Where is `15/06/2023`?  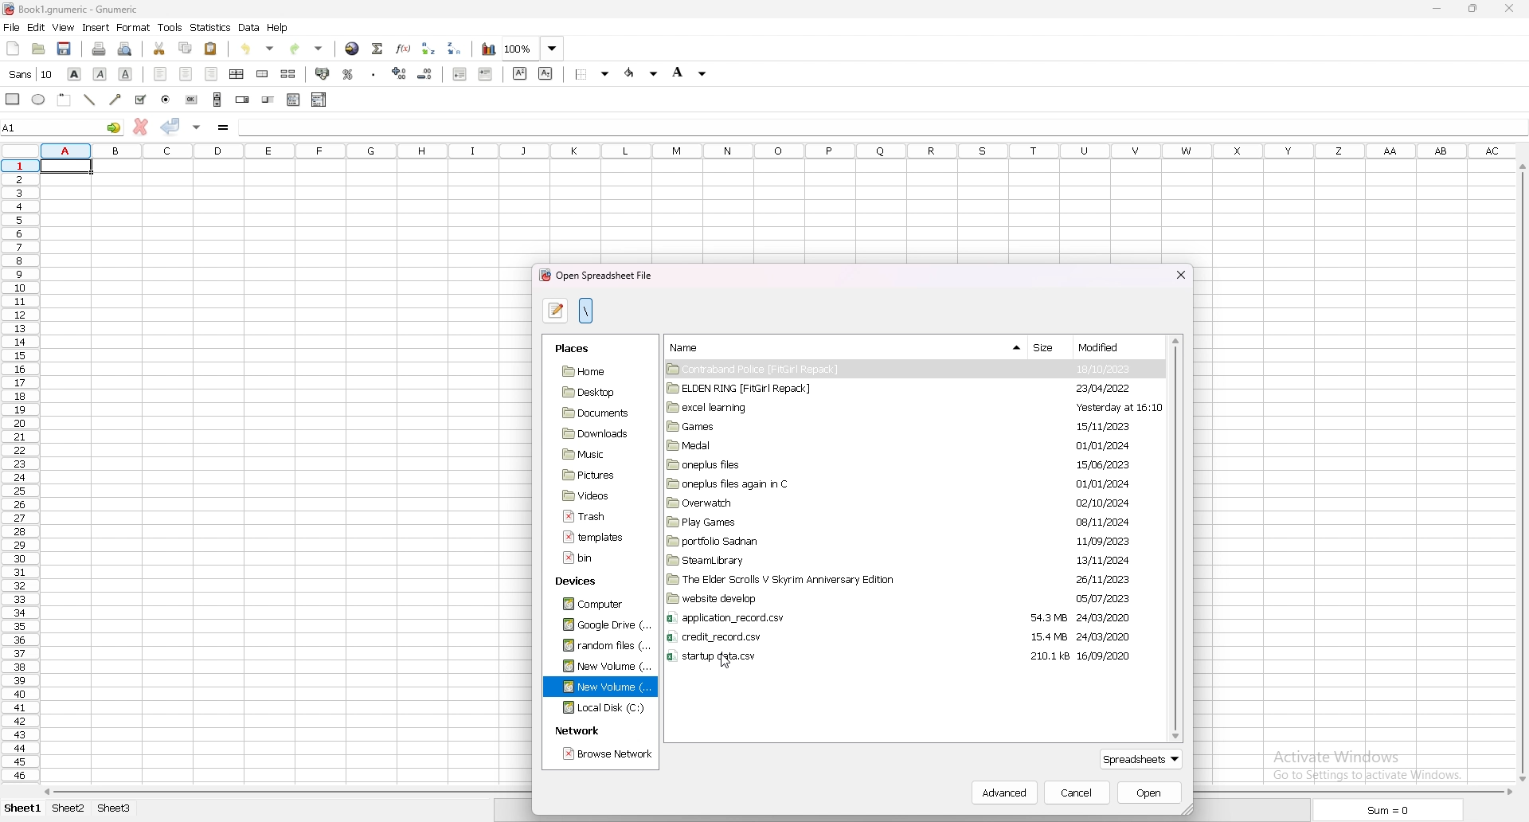
15/06/2023 is located at coordinates (1101, 464).